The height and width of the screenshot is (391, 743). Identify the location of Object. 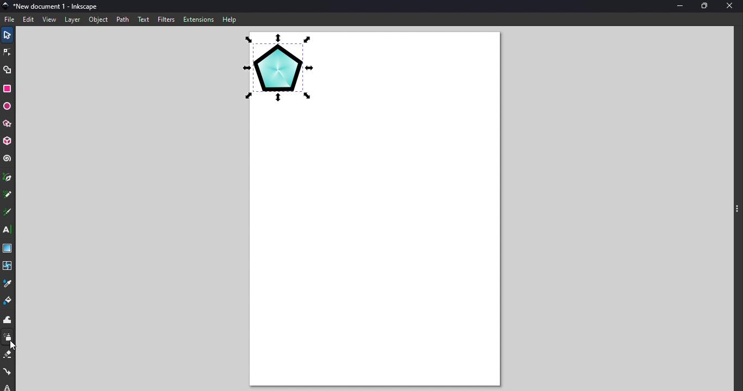
(99, 21).